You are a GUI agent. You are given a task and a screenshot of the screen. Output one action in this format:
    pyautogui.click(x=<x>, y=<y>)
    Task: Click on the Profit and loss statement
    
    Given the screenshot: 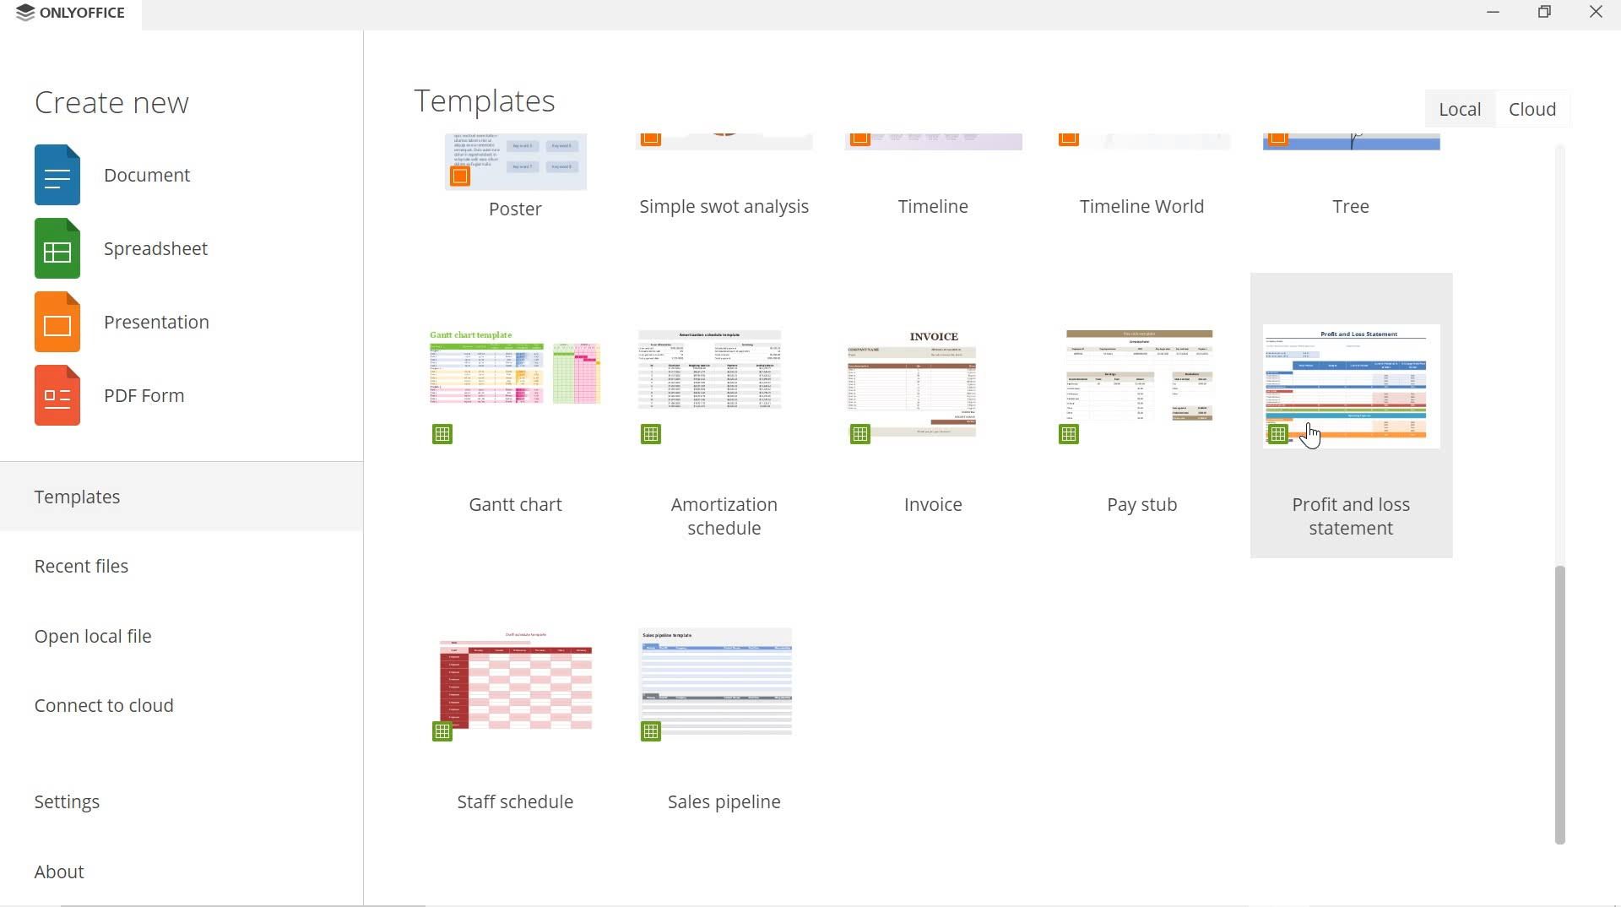 What is the action you would take?
    pyautogui.click(x=1354, y=519)
    